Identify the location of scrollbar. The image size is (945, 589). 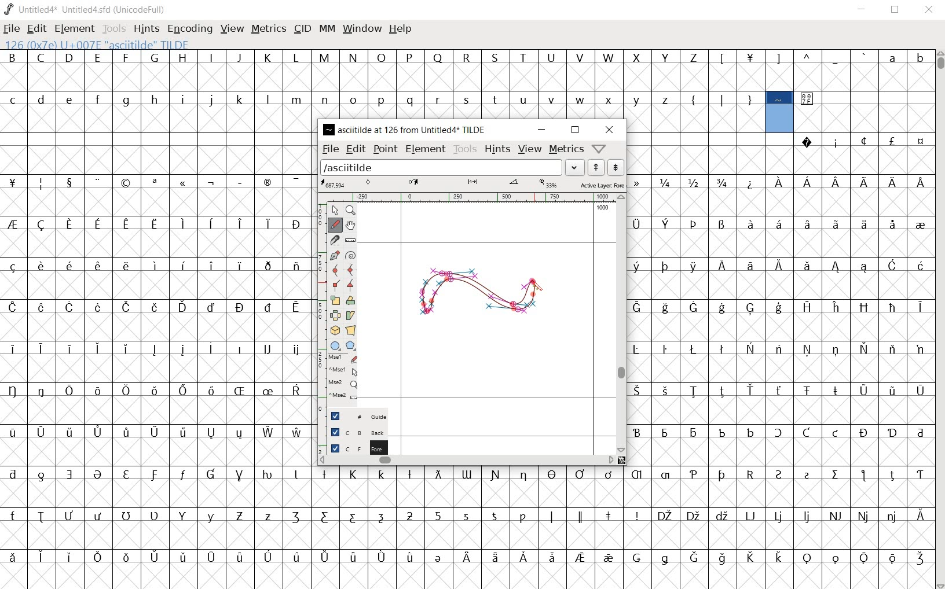
(622, 323).